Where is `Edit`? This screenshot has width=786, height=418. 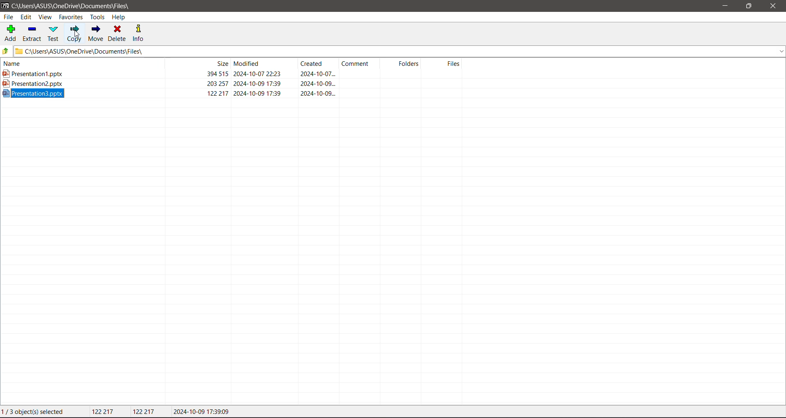 Edit is located at coordinates (26, 17).